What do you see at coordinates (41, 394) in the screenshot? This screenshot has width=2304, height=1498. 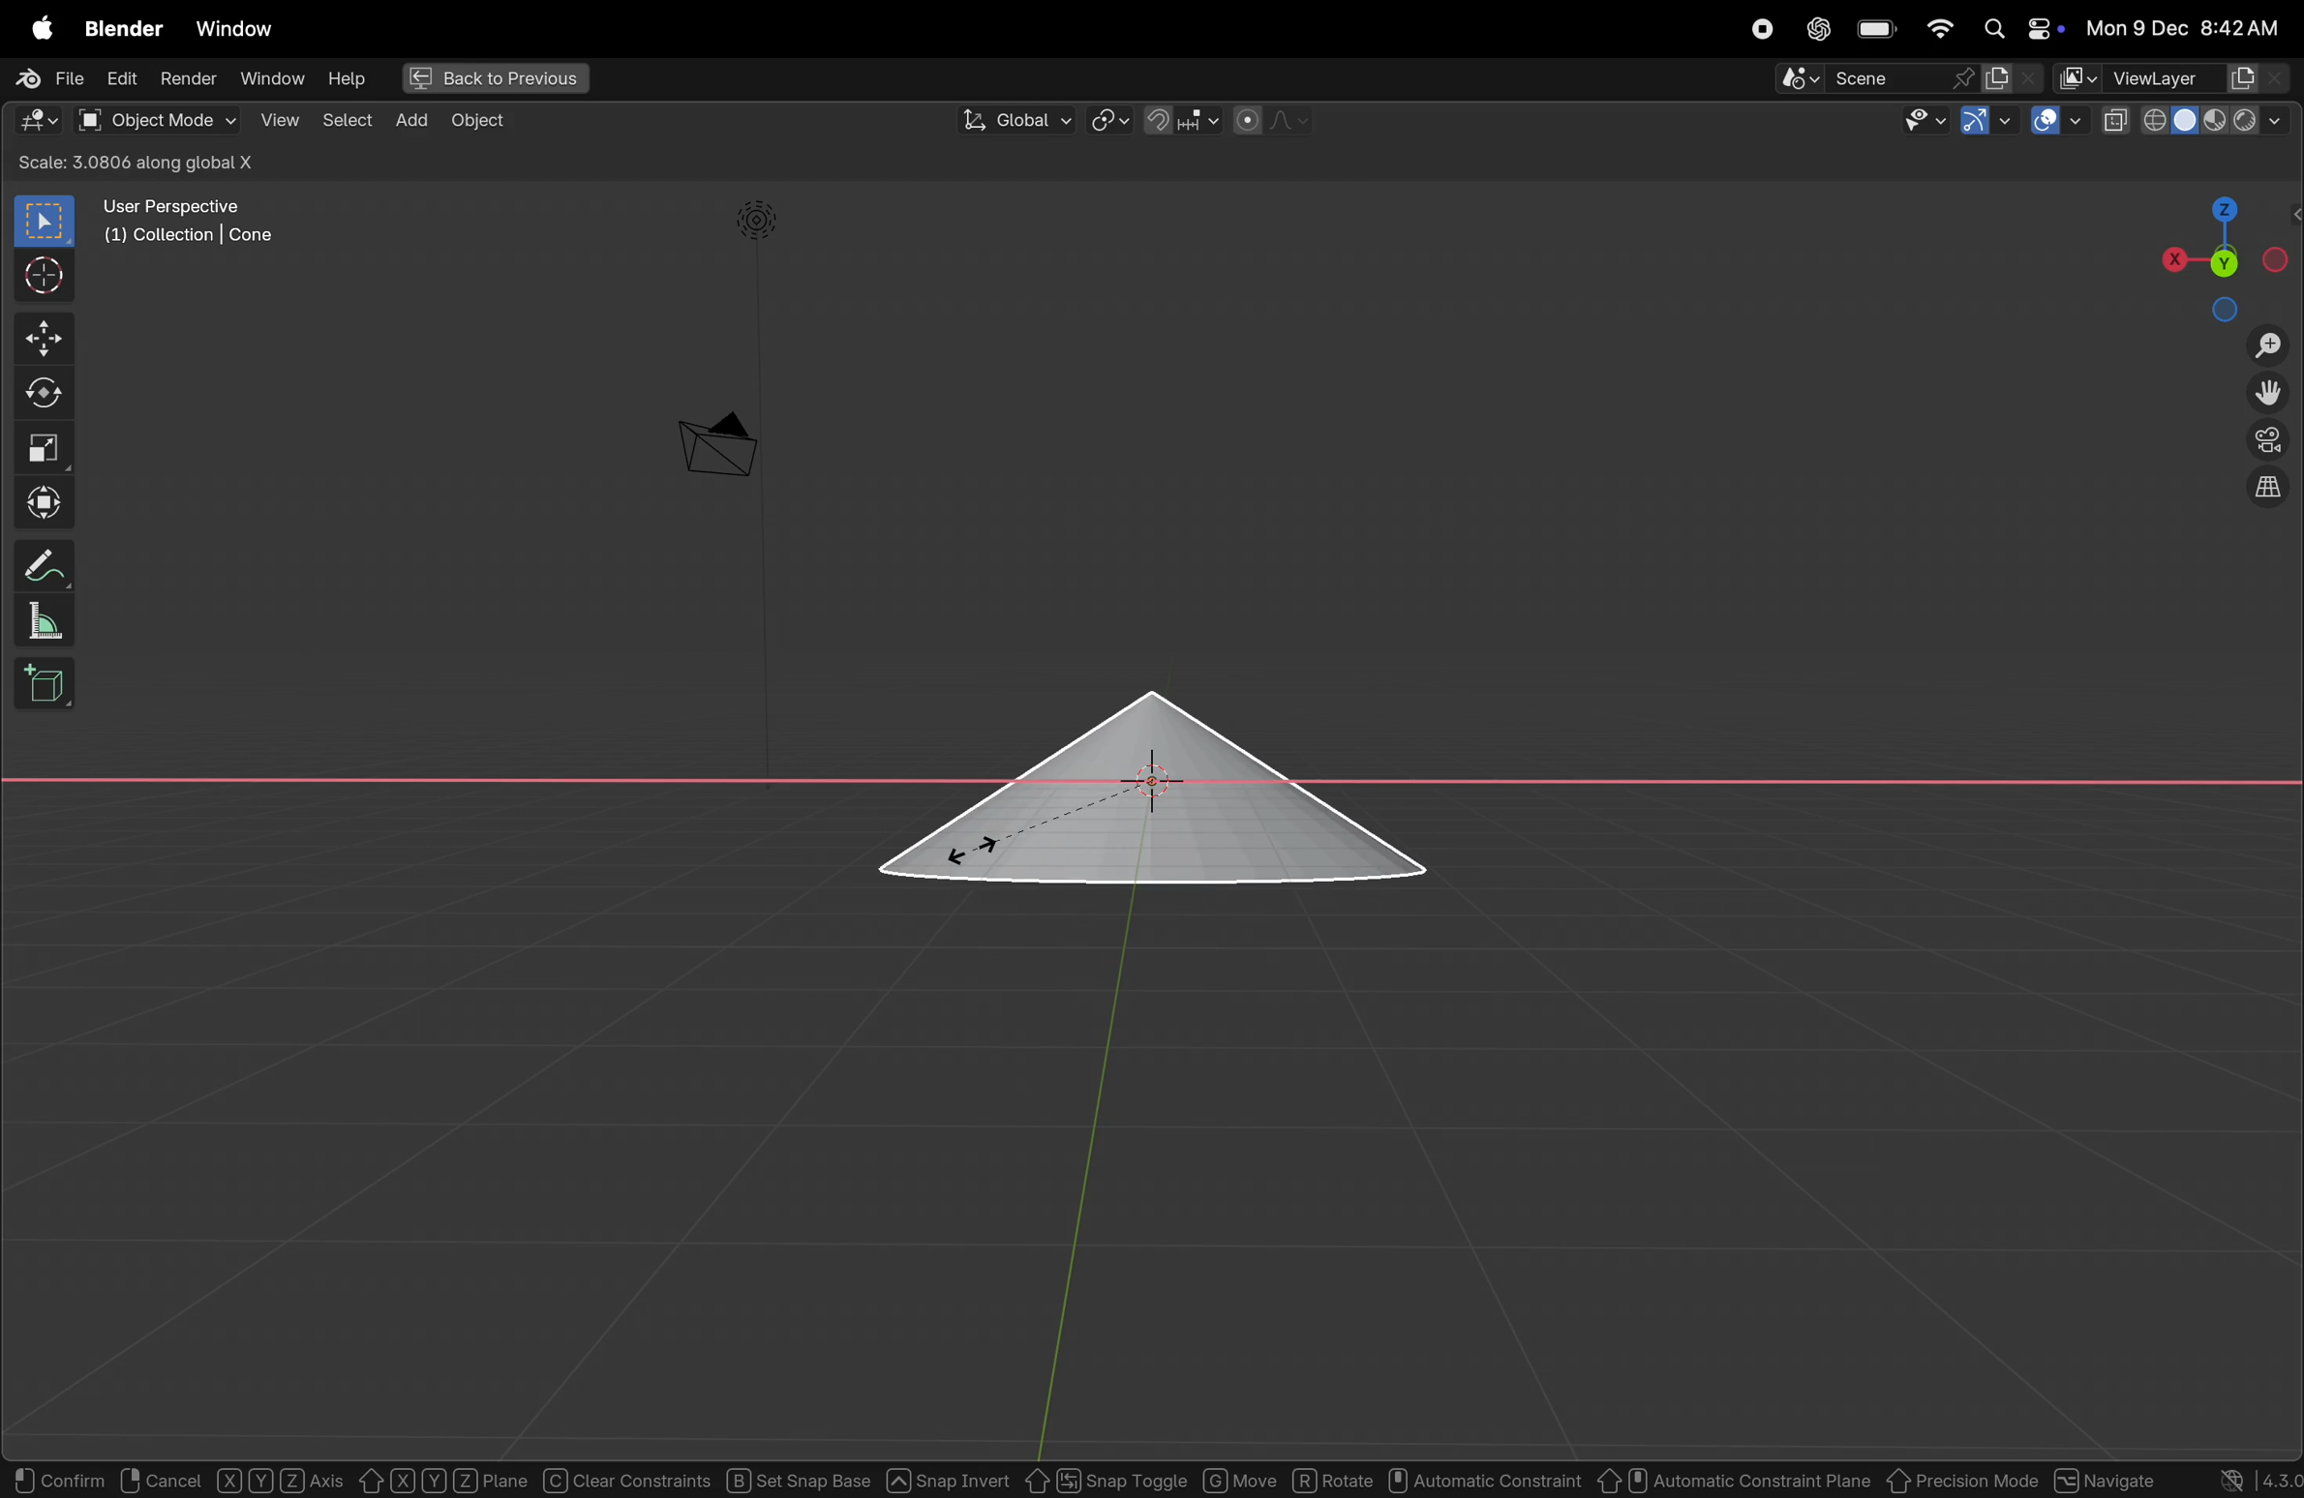 I see `rotate` at bounding box center [41, 394].